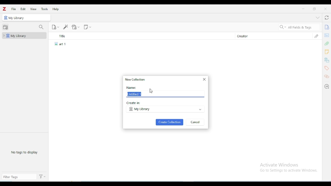 Image resolution: width=331 pixels, height=186 pixels. Describe the element at coordinates (289, 171) in the screenshot. I see `Go to Settings to activate Windows.` at that location.